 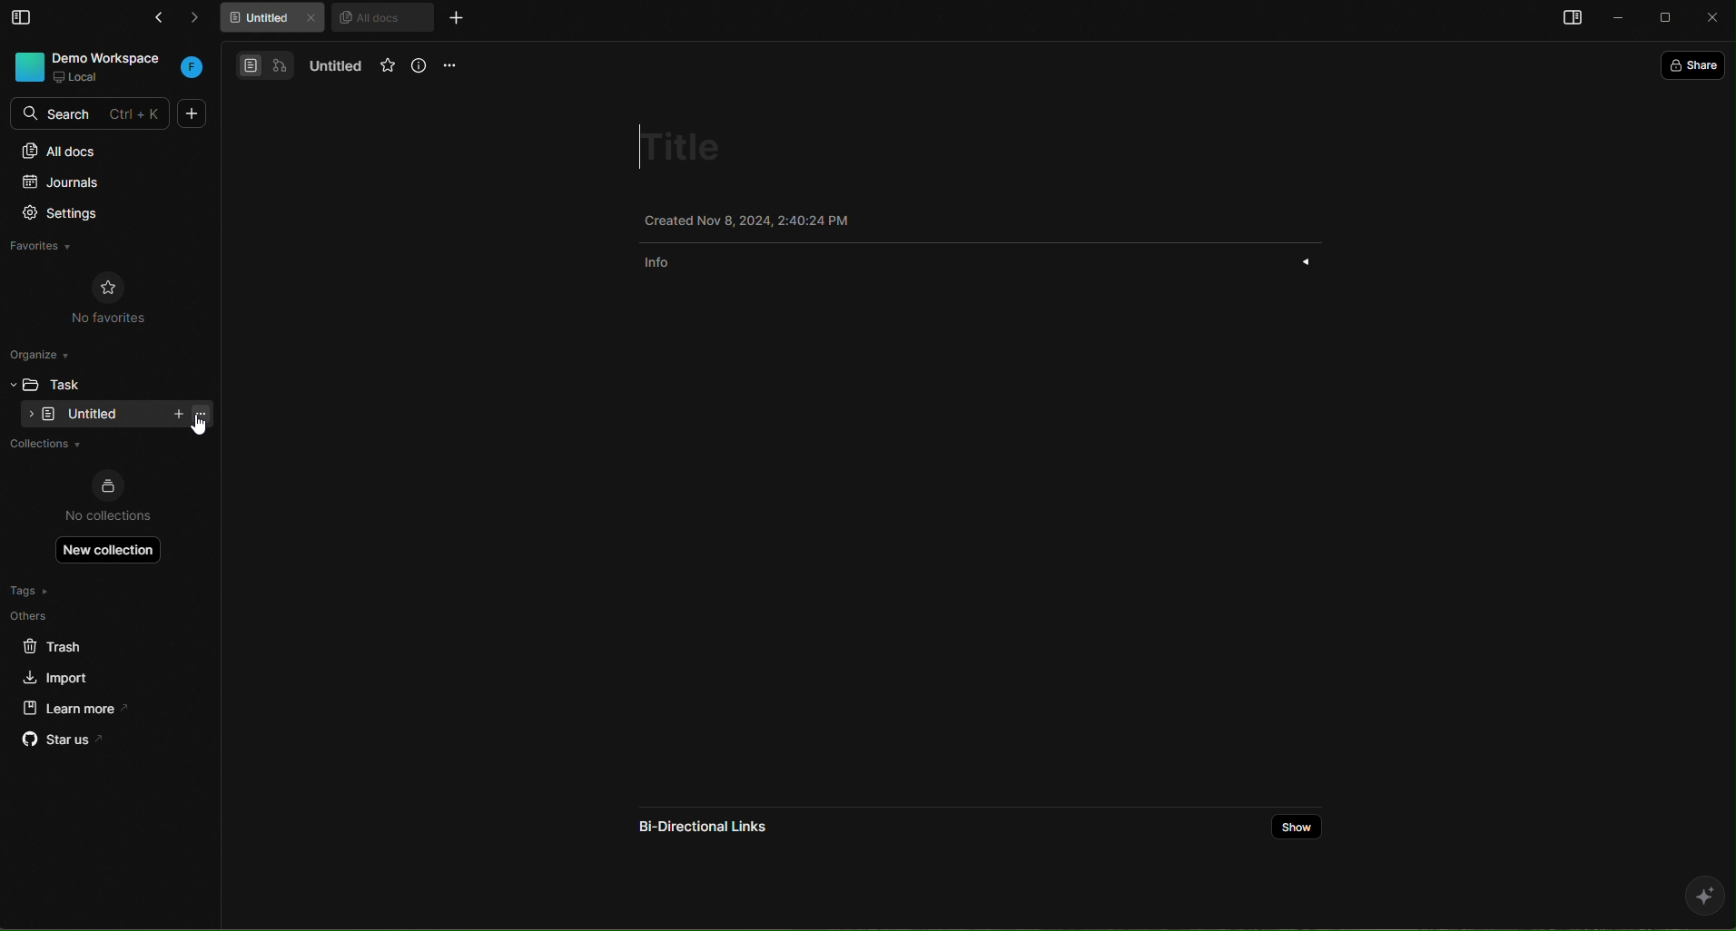 What do you see at coordinates (59, 249) in the screenshot?
I see `favorites` at bounding box center [59, 249].